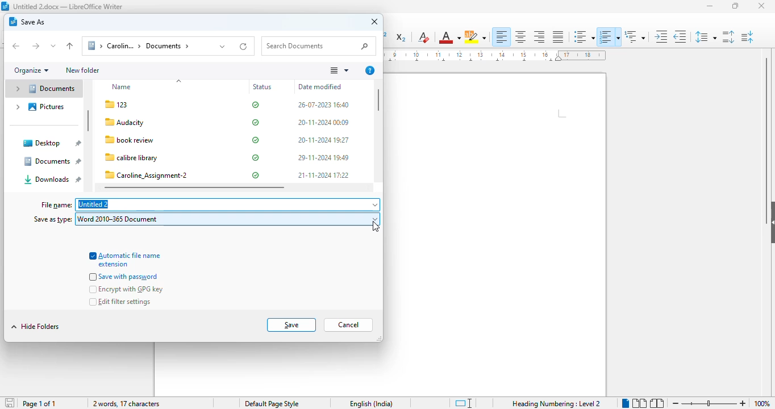 This screenshot has width=775, height=409. I want to click on downloads, so click(52, 180).